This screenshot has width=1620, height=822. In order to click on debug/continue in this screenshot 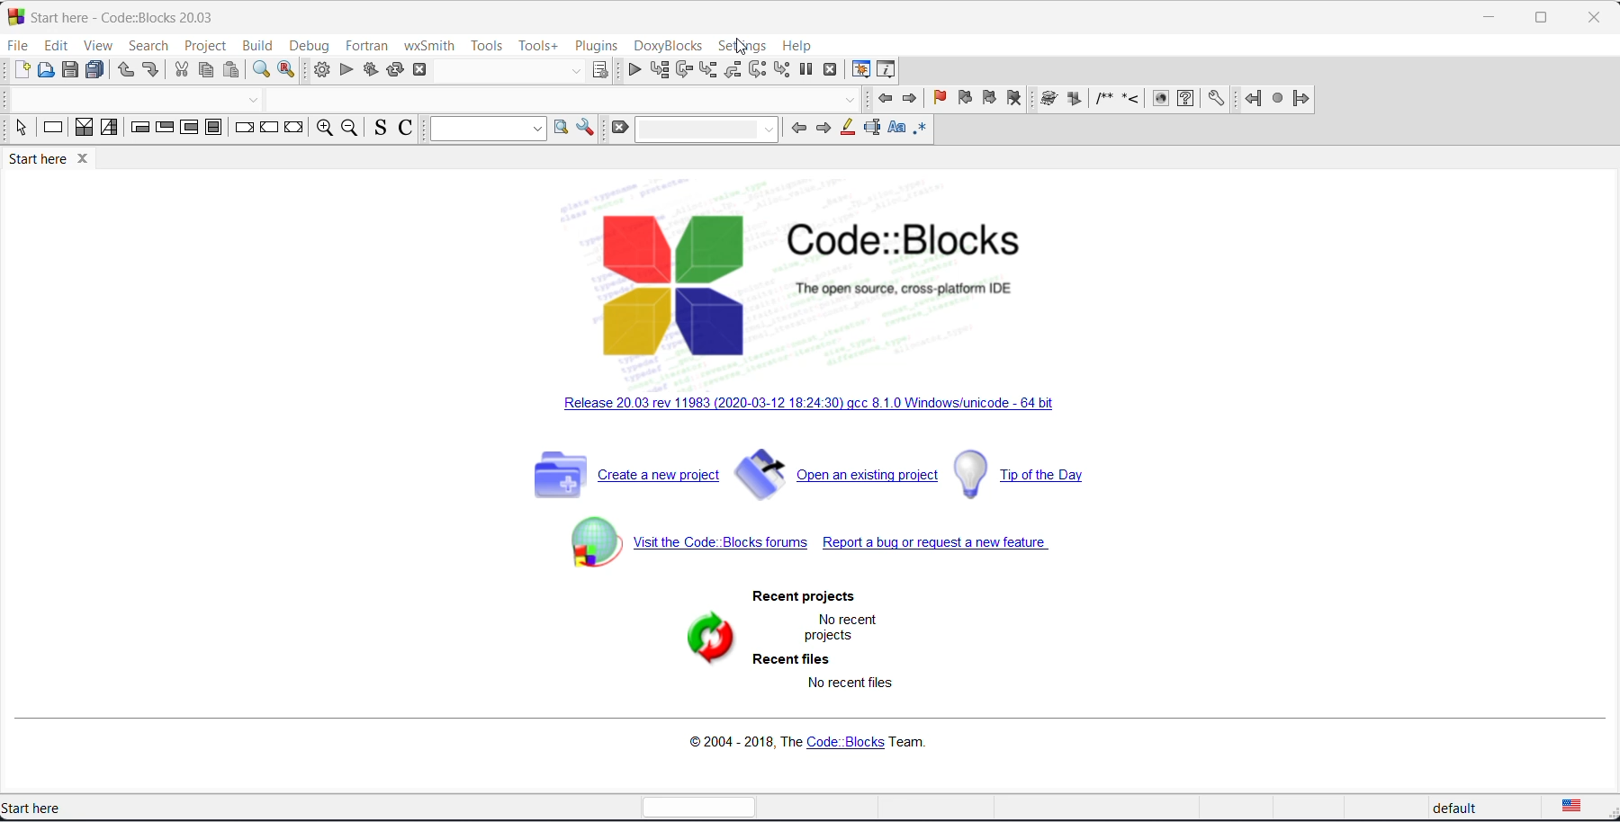, I will do `click(633, 70)`.